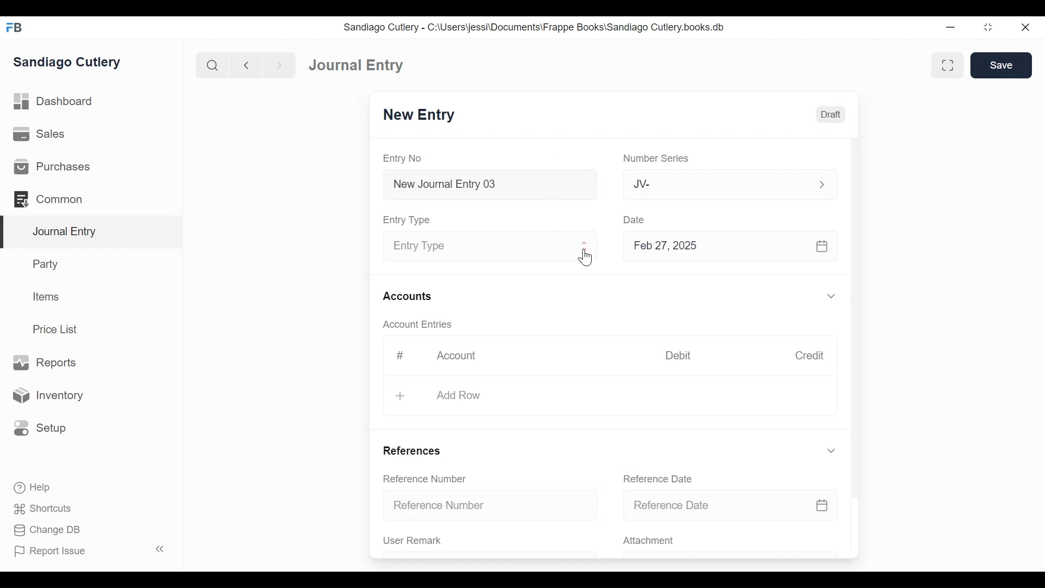 This screenshot has height=588, width=1045. What do you see at coordinates (636, 219) in the screenshot?
I see `Date` at bounding box center [636, 219].